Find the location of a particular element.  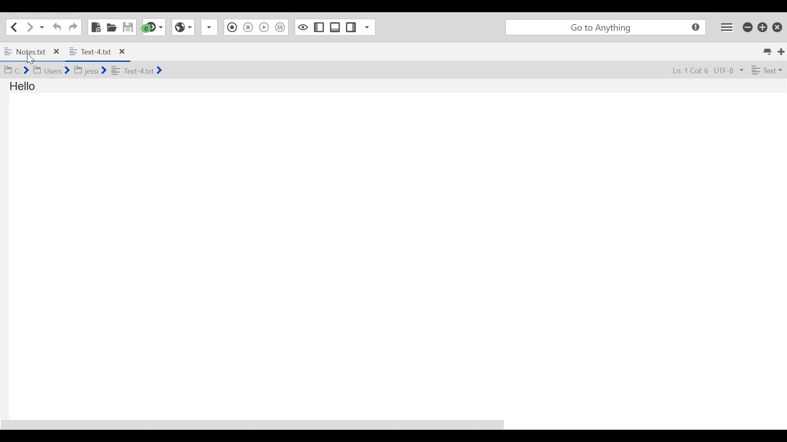

Show/Hide Left Pane is located at coordinates (318, 27).